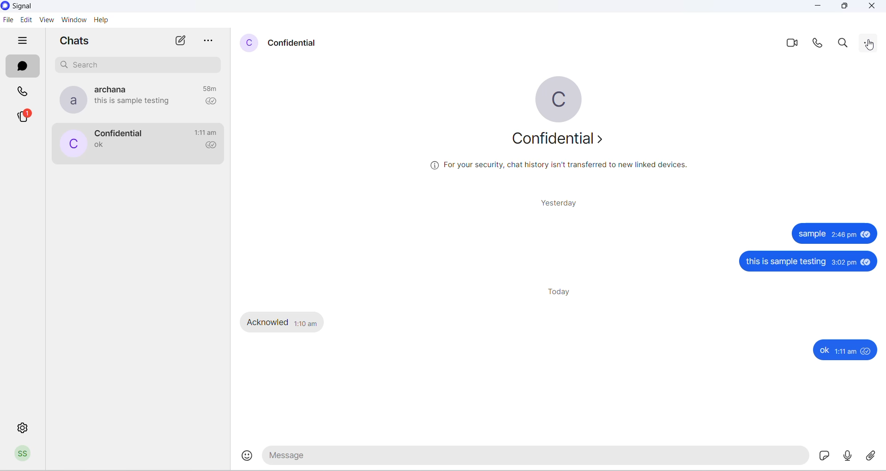  I want to click on window, so click(73, 20).